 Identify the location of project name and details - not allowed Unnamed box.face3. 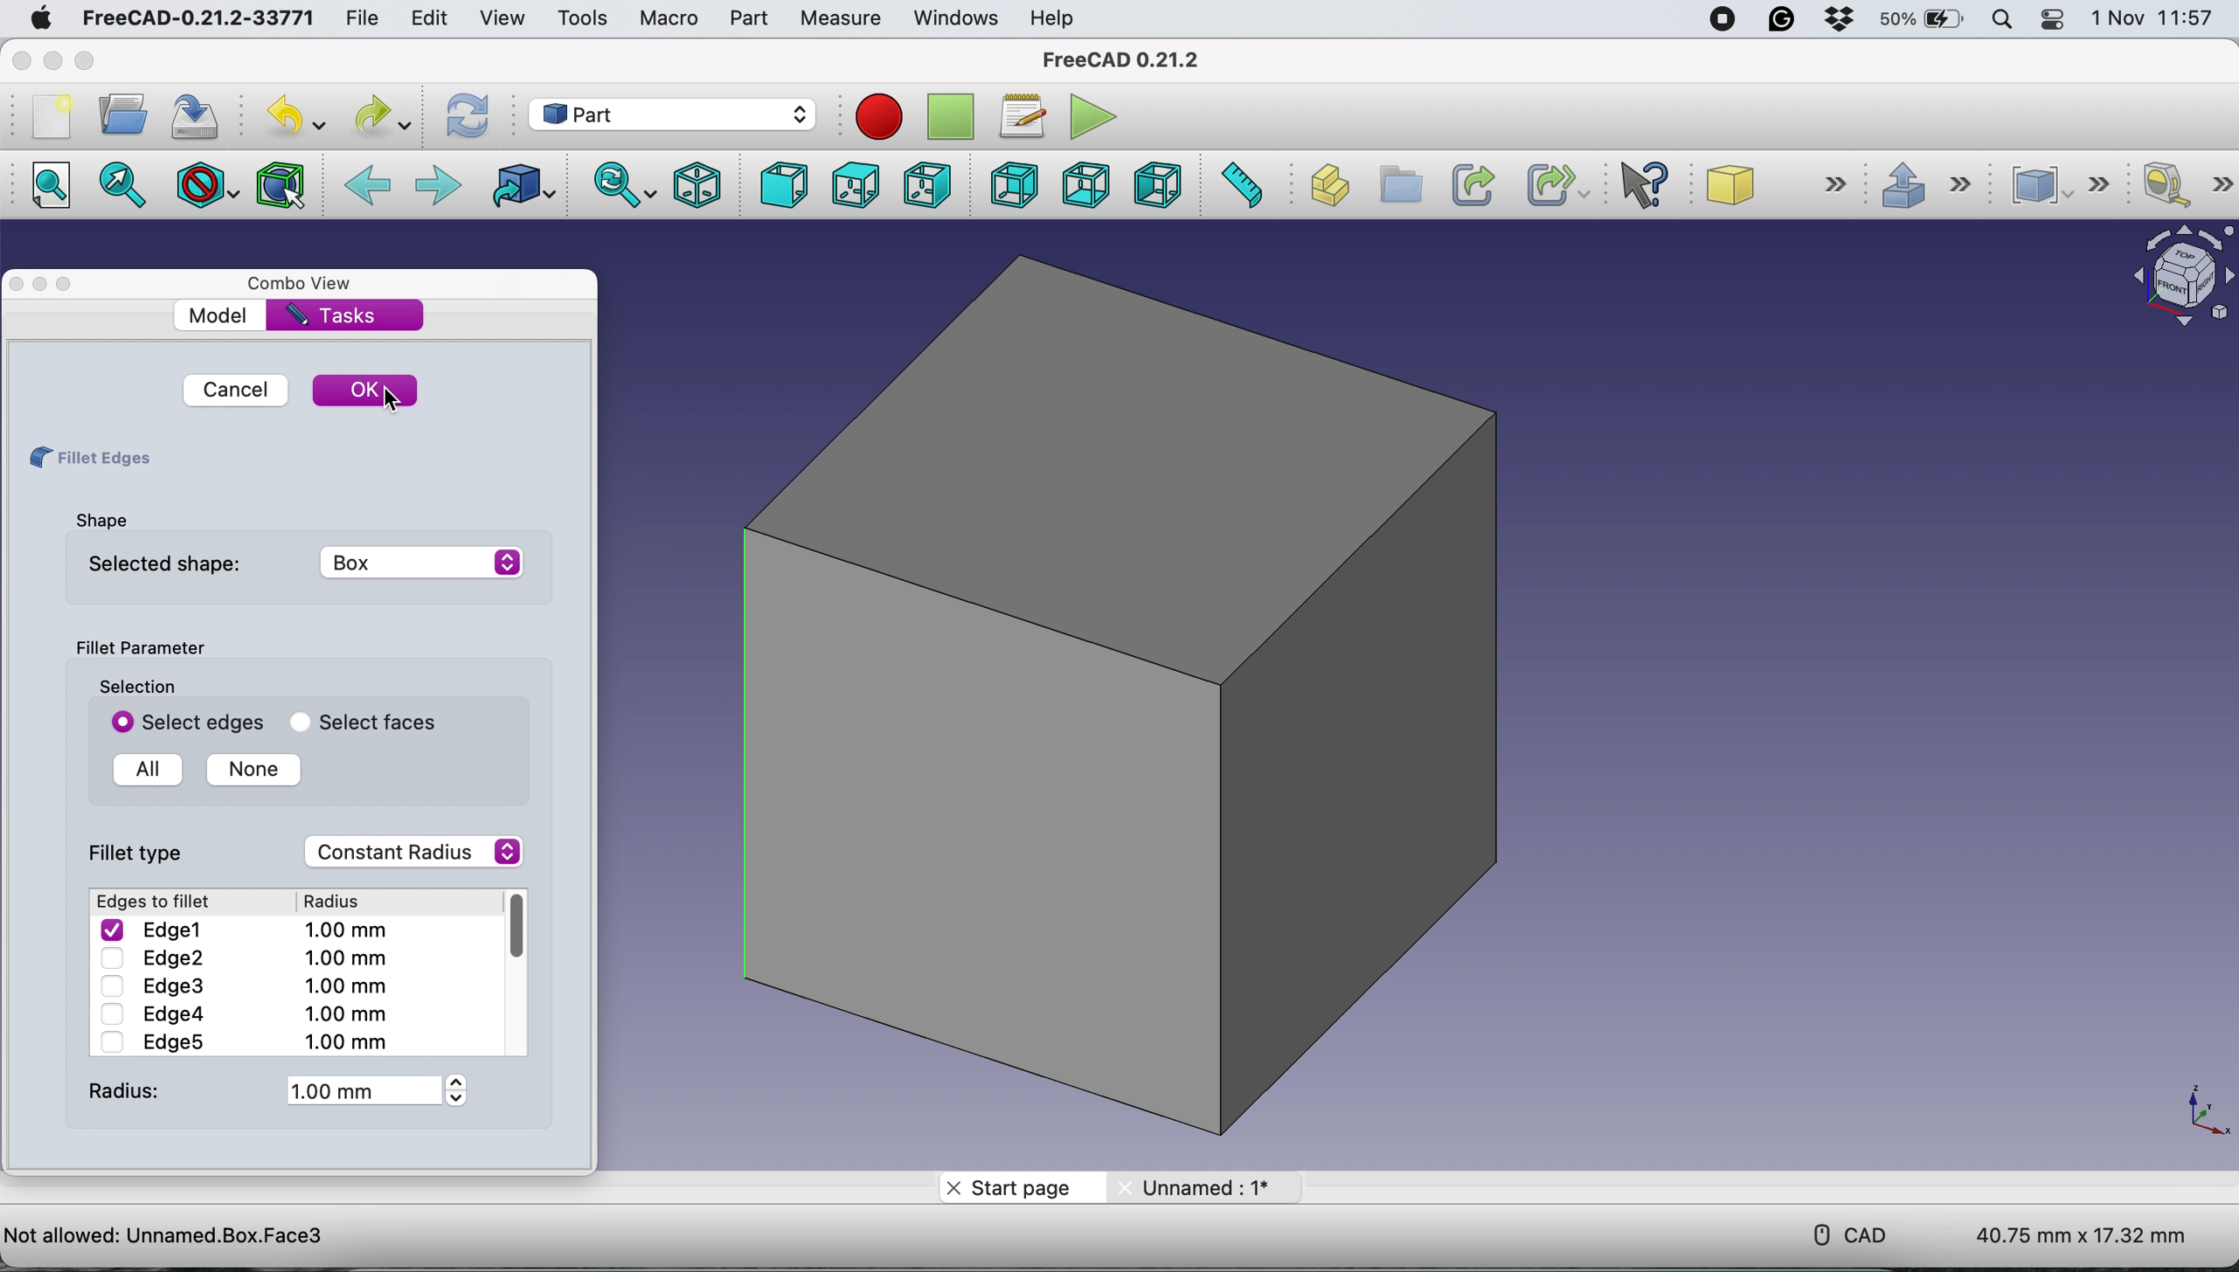
(389, 1234).